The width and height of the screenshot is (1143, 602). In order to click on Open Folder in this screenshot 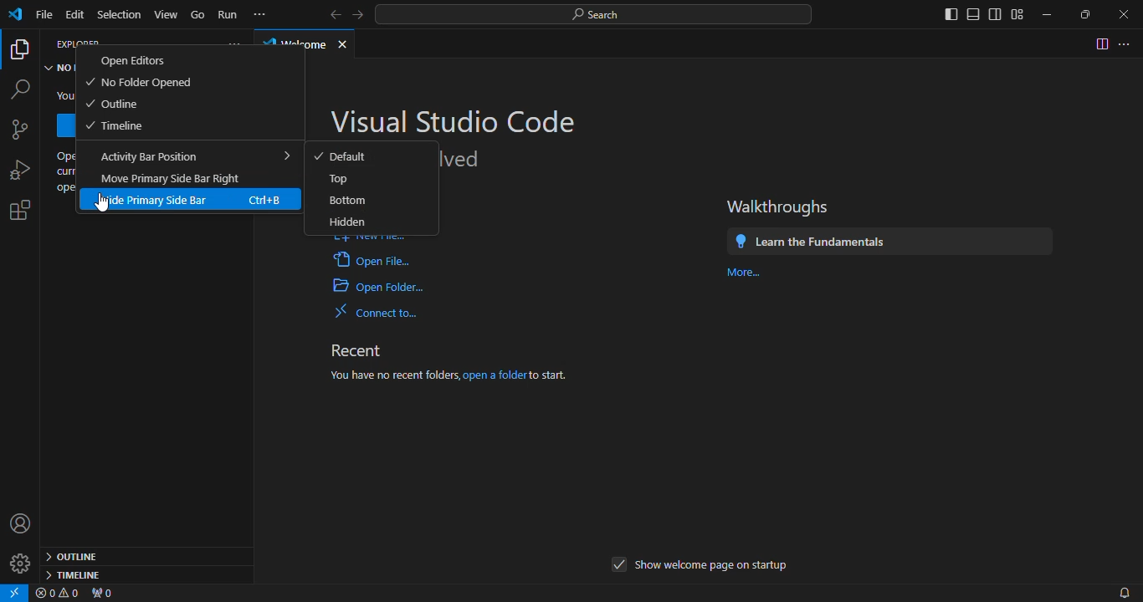, I will do `click(63, 125)`.